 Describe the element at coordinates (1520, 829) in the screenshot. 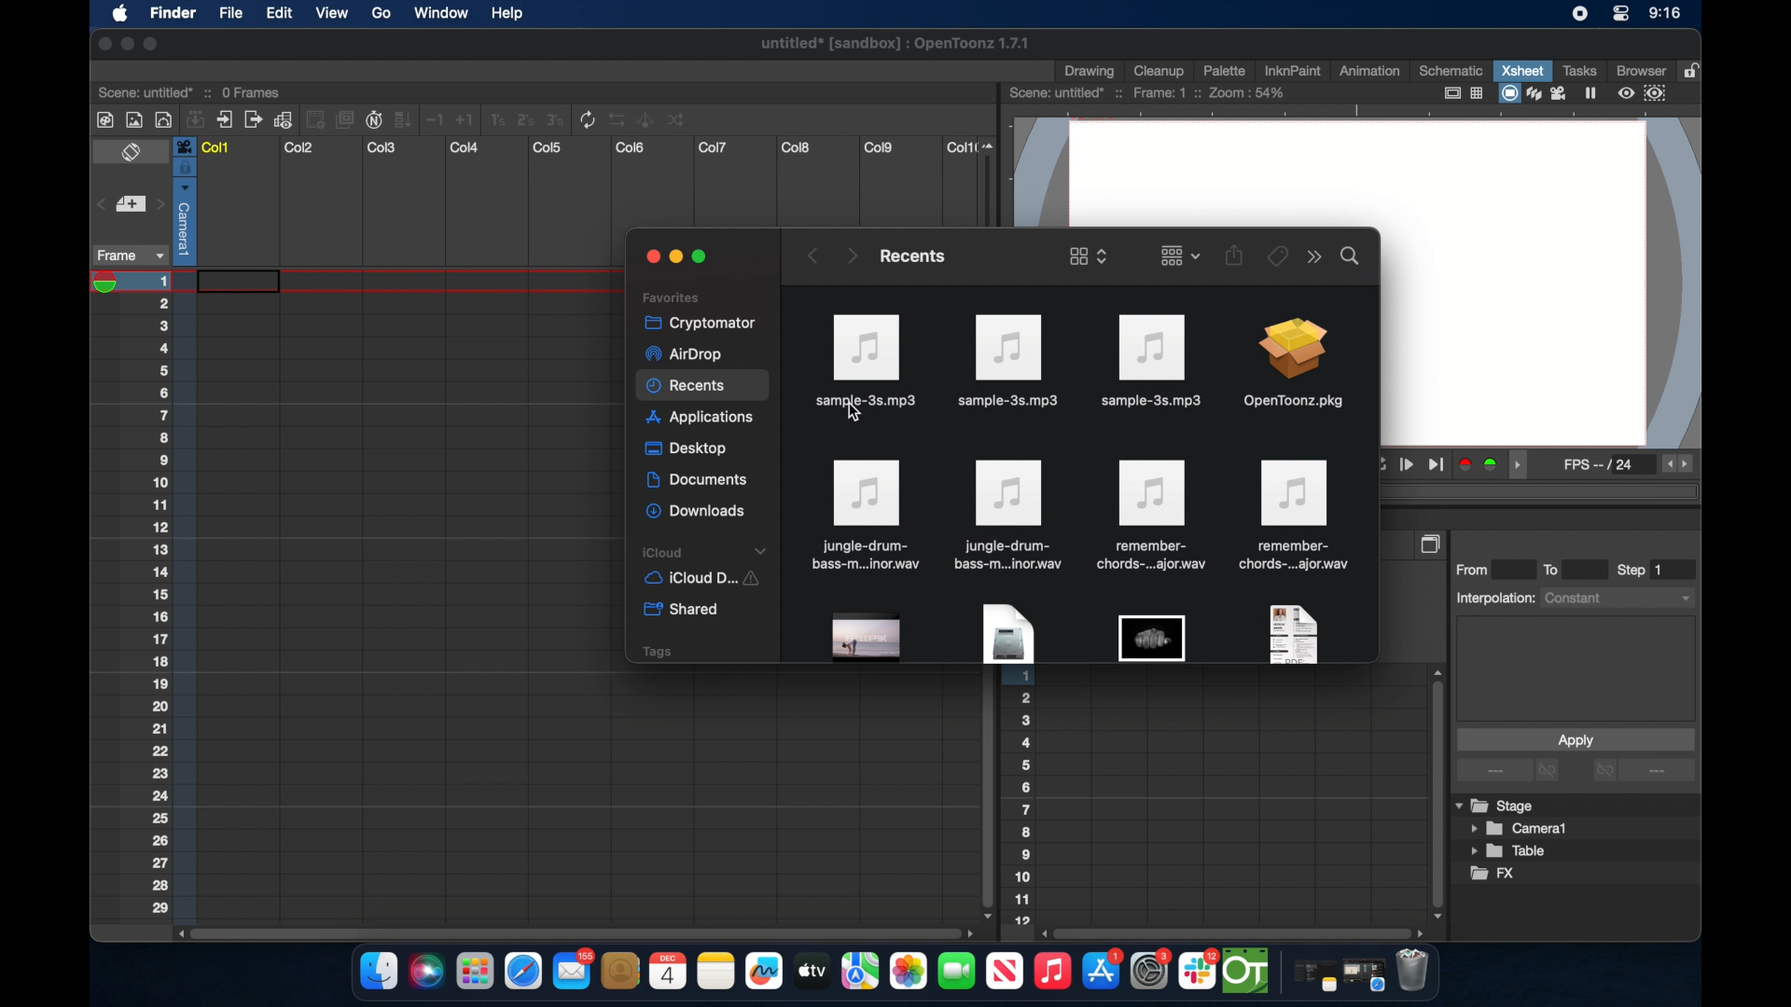

I see `camera1` at that location.